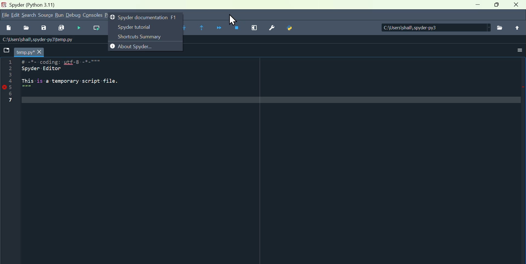 This screenshot has width=526, height=264. What do you see at coordinates (273, 28) in the screenshot?
I see `Preferences` at bounding box center [273, 28].